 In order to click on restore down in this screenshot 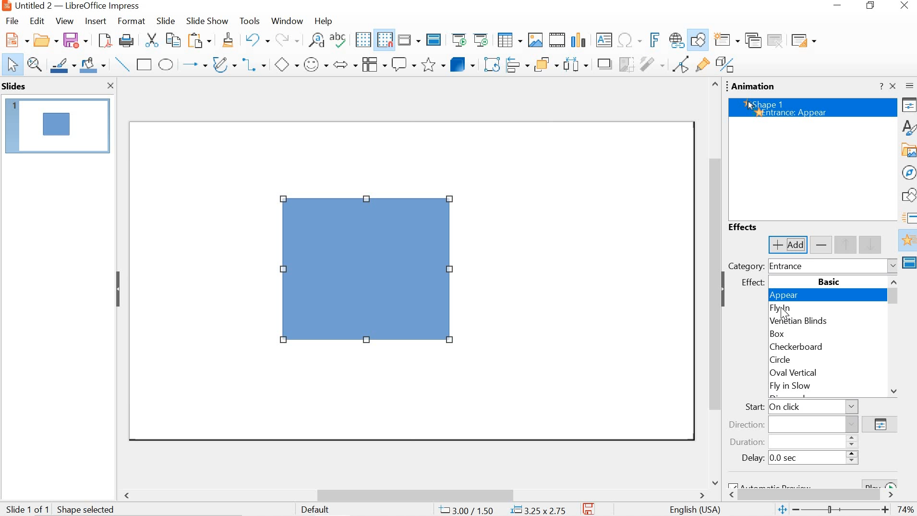, I will do `click(873, 6)`.